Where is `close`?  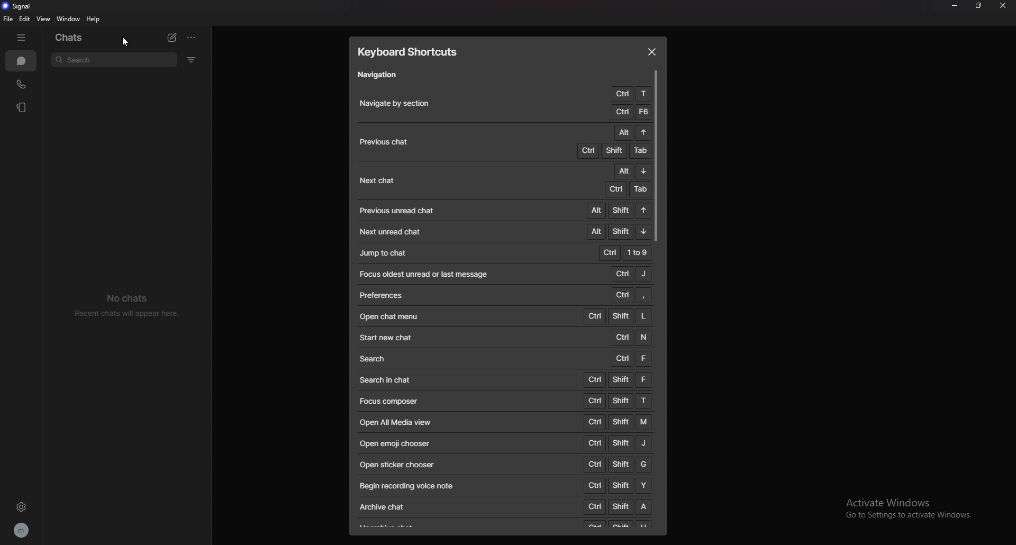 close is located at coordinates (652, 51).